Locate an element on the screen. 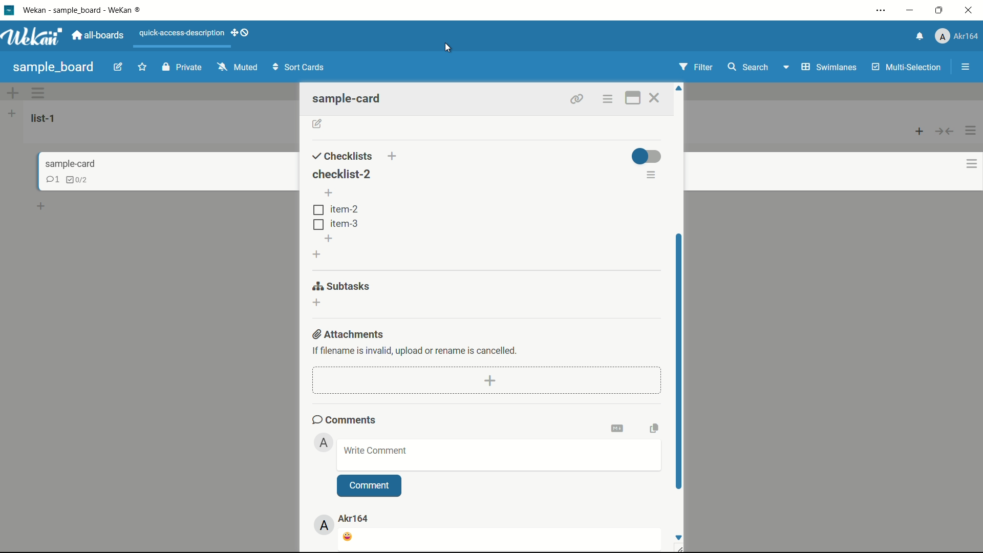 The height and width of the screenshot is (553, 983). add attachment is located at coordinates (491, 380).